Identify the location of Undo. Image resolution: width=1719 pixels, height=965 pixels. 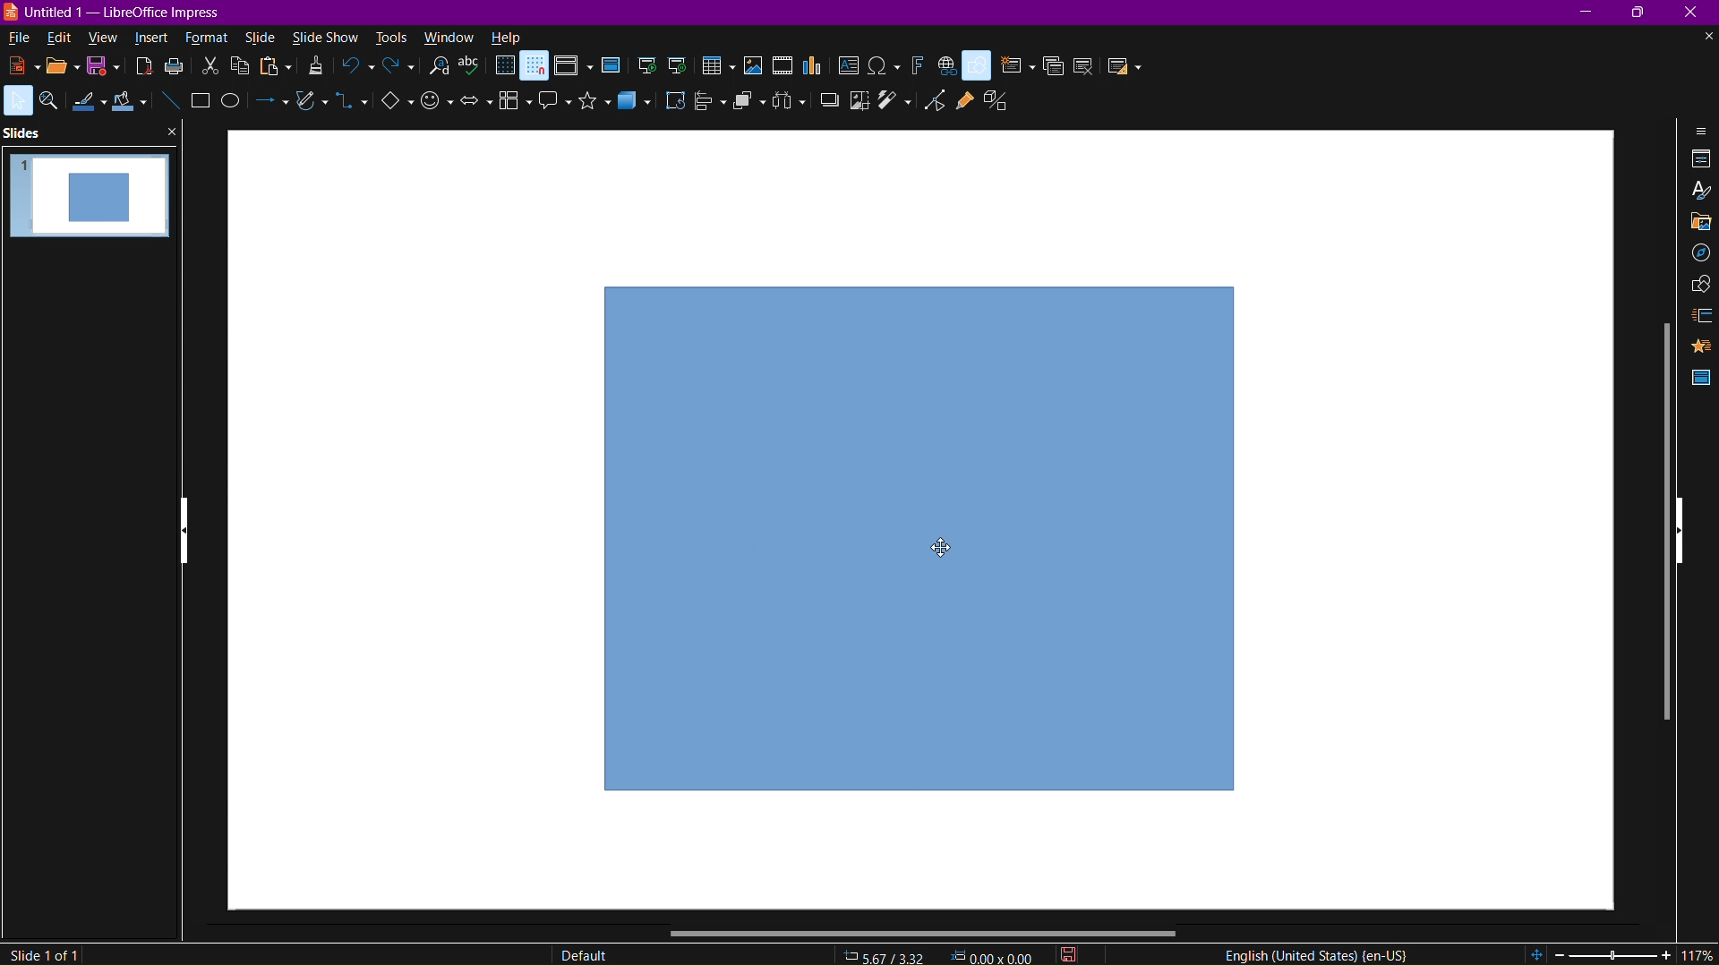
(357, 68).